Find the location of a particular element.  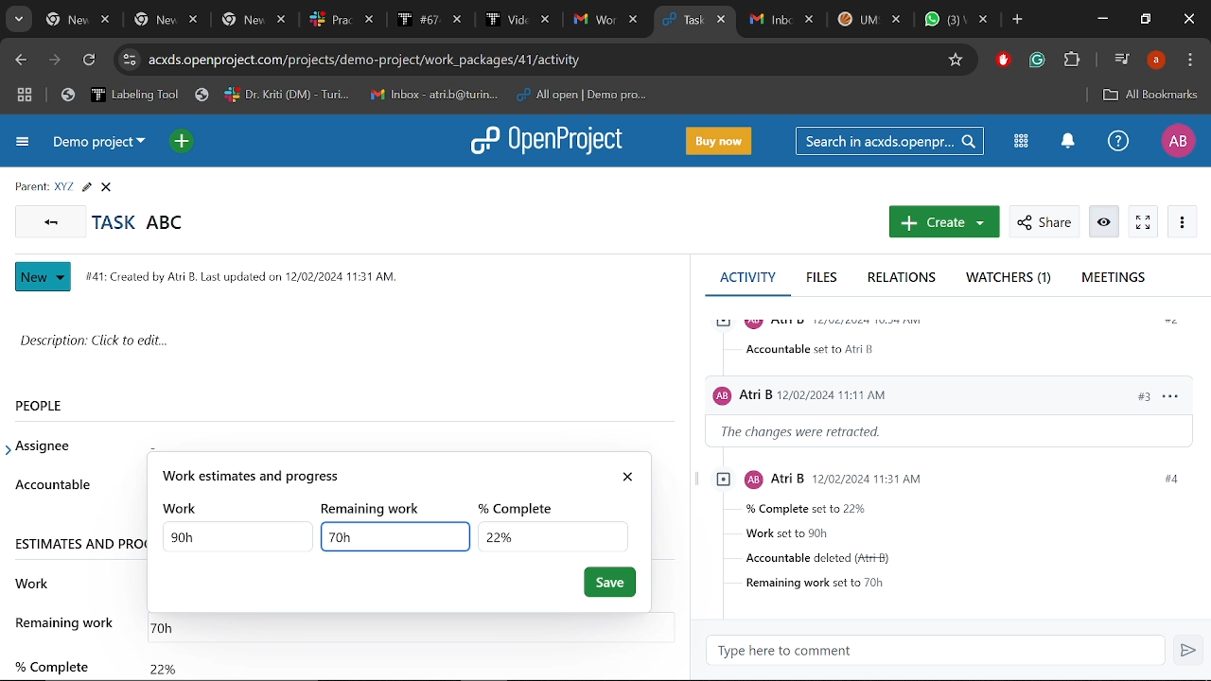

Remaining work is located at coordinates (171, 624).